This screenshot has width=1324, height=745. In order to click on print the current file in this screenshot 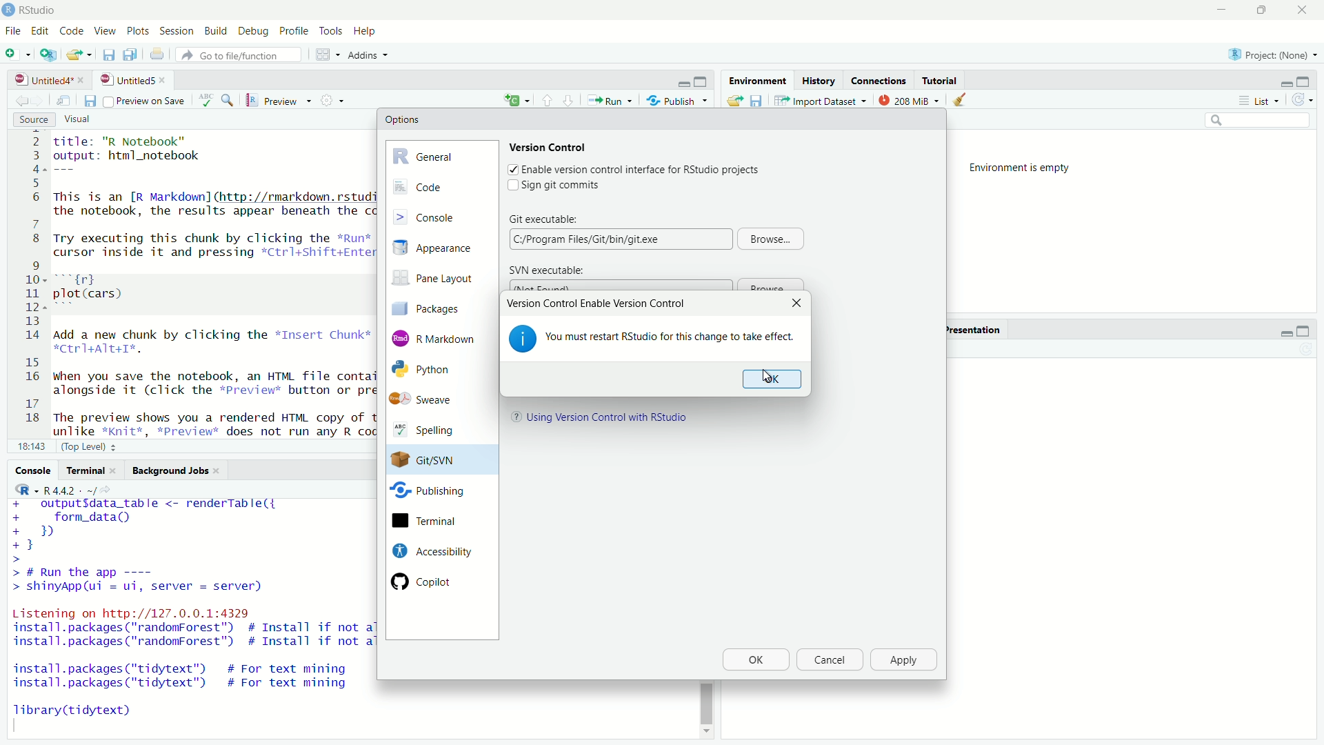, I will do `click(157, 54)`.